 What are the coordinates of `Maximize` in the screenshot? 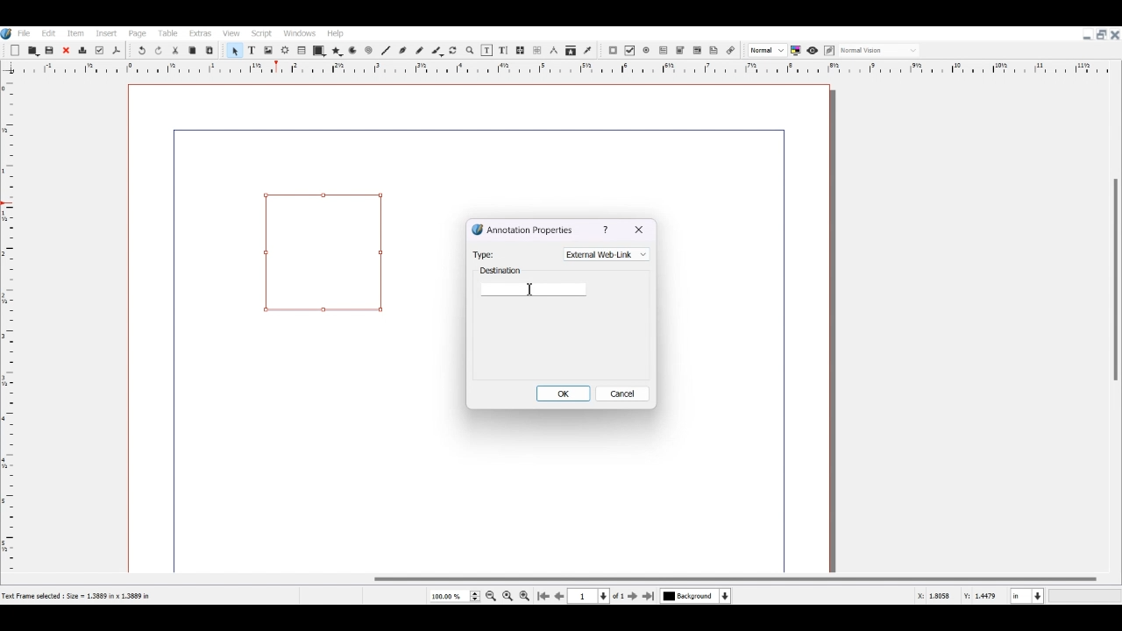 It's located at (1101, 33).